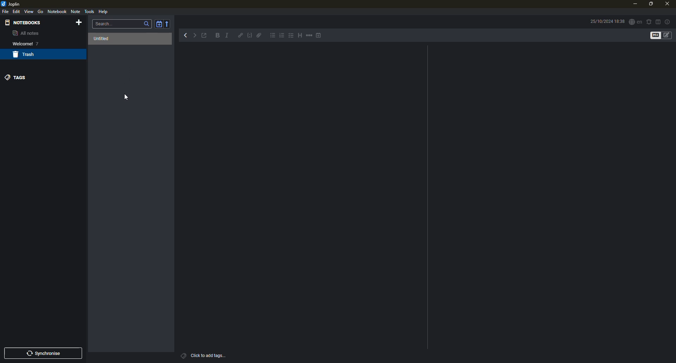 The width and height of the screenshot is (676, 363). Describe the element at coordinates (25, 34) in the screenshot. I see `all notes` at that location.